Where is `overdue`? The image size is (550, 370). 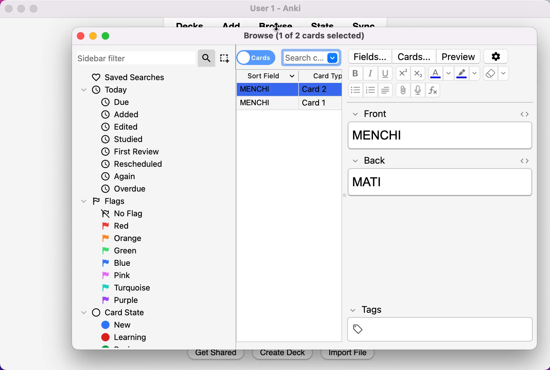 overdue is located at coordinates (128, 189).